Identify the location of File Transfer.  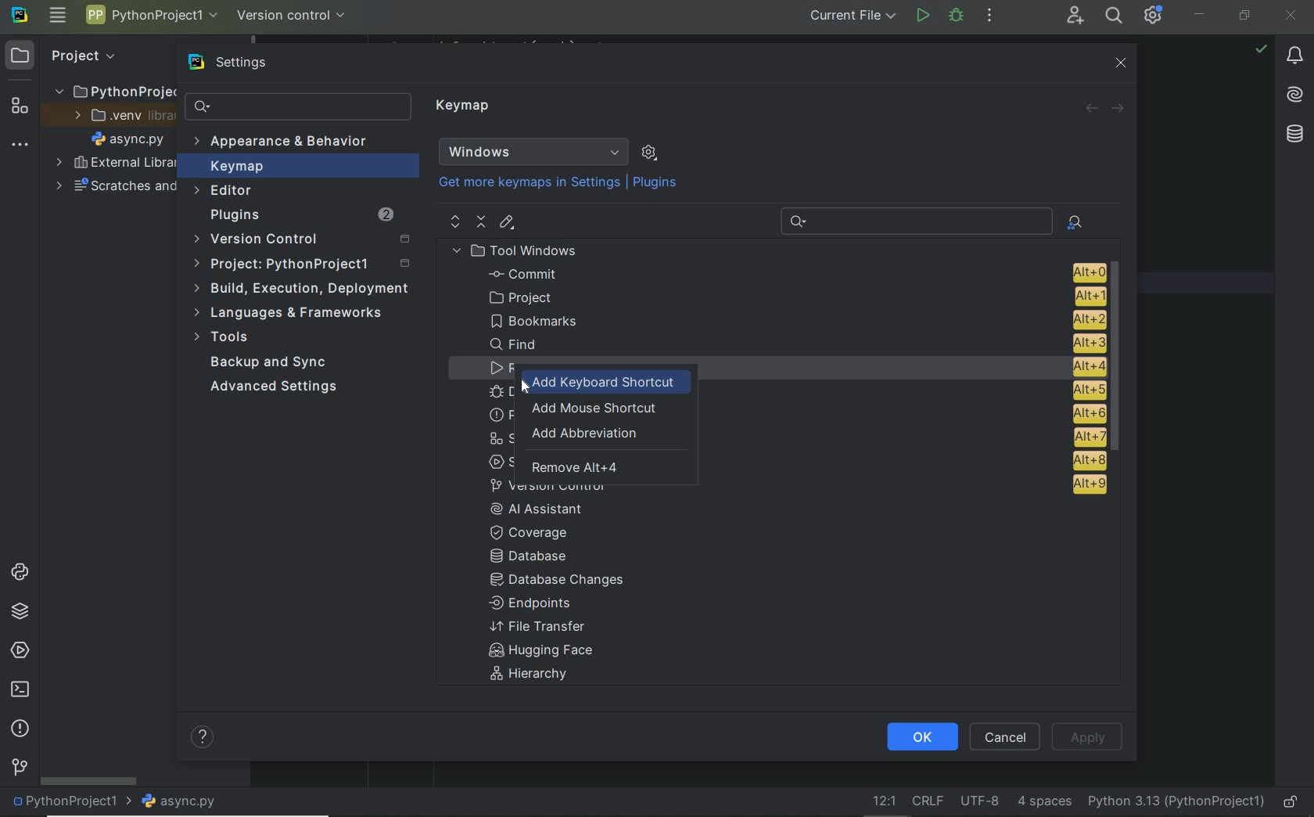
(538, 627).